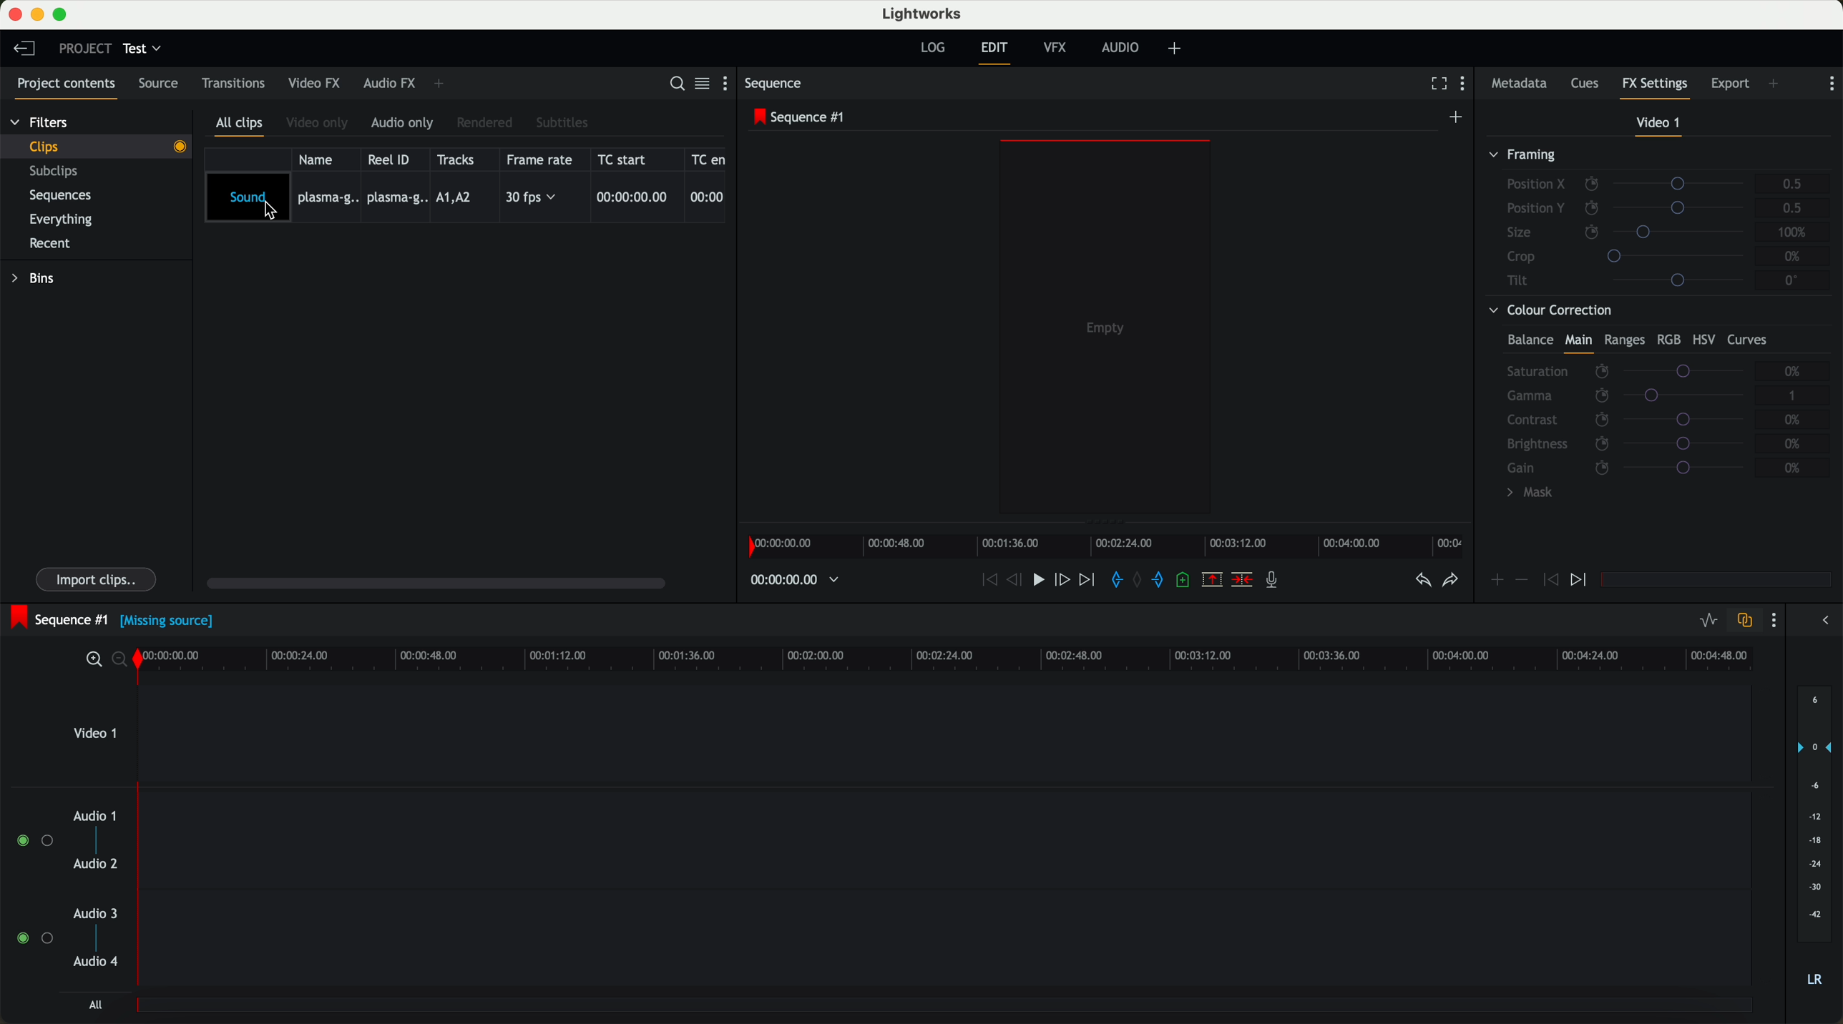  What do you see at coordinates (37, 15) in the screenshot?
I see `minimize` at bounding box center [37, 15].